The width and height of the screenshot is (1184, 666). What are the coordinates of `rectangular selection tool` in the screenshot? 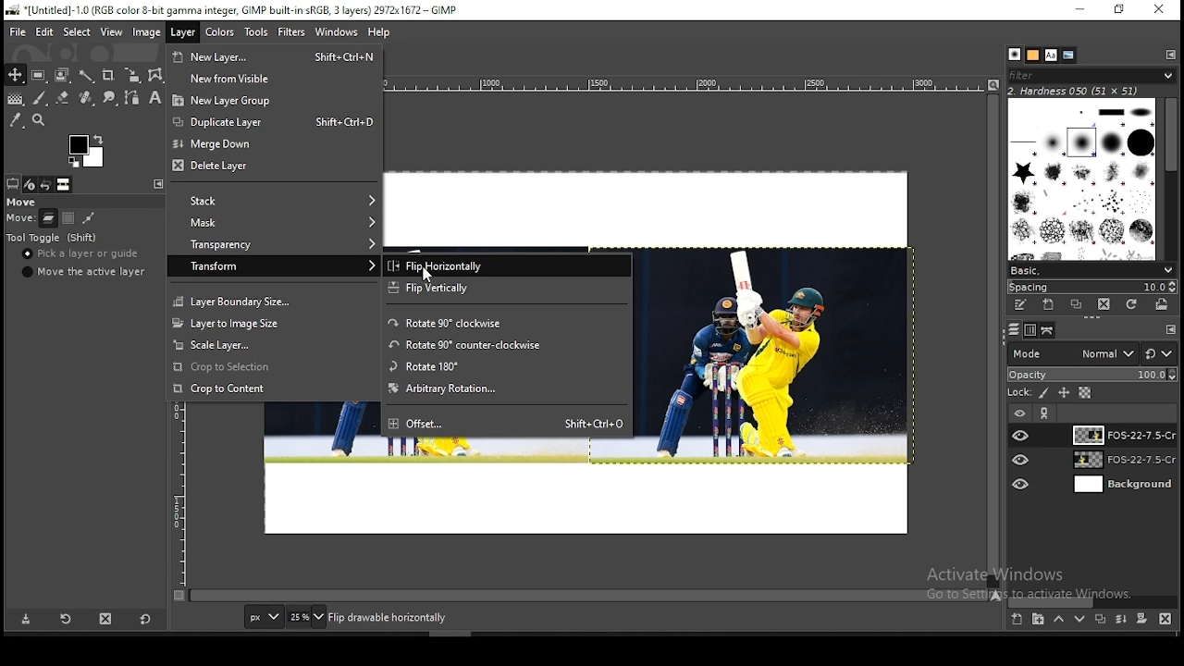 It's located at (37, 75).